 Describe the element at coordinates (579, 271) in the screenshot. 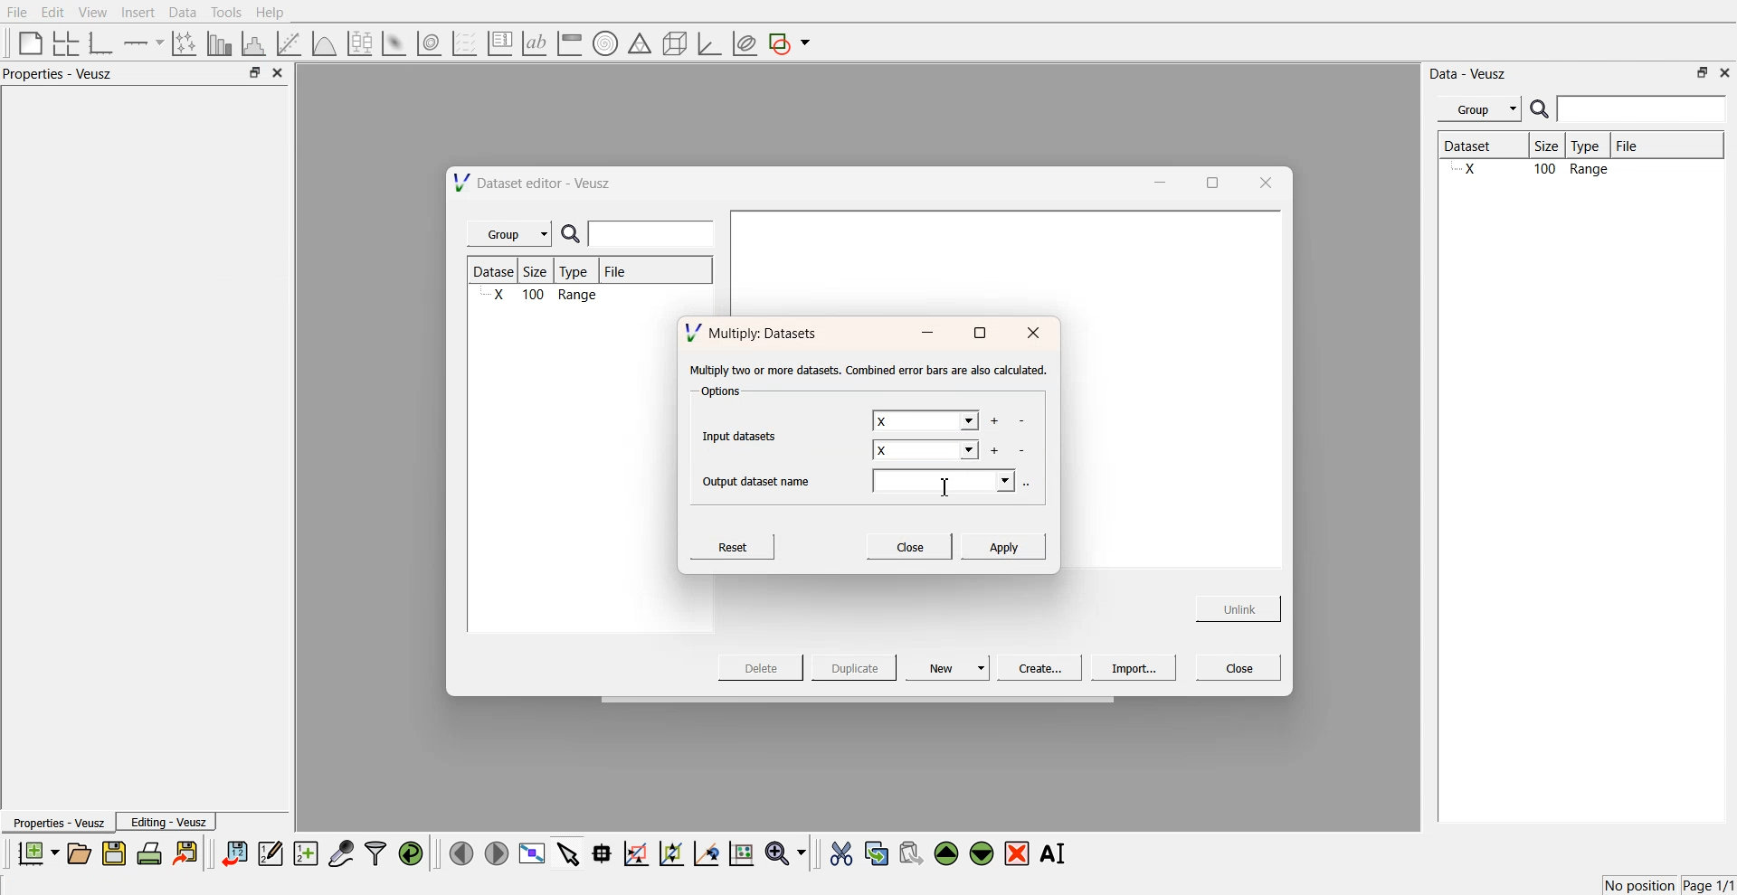

I see `Type` at that location.